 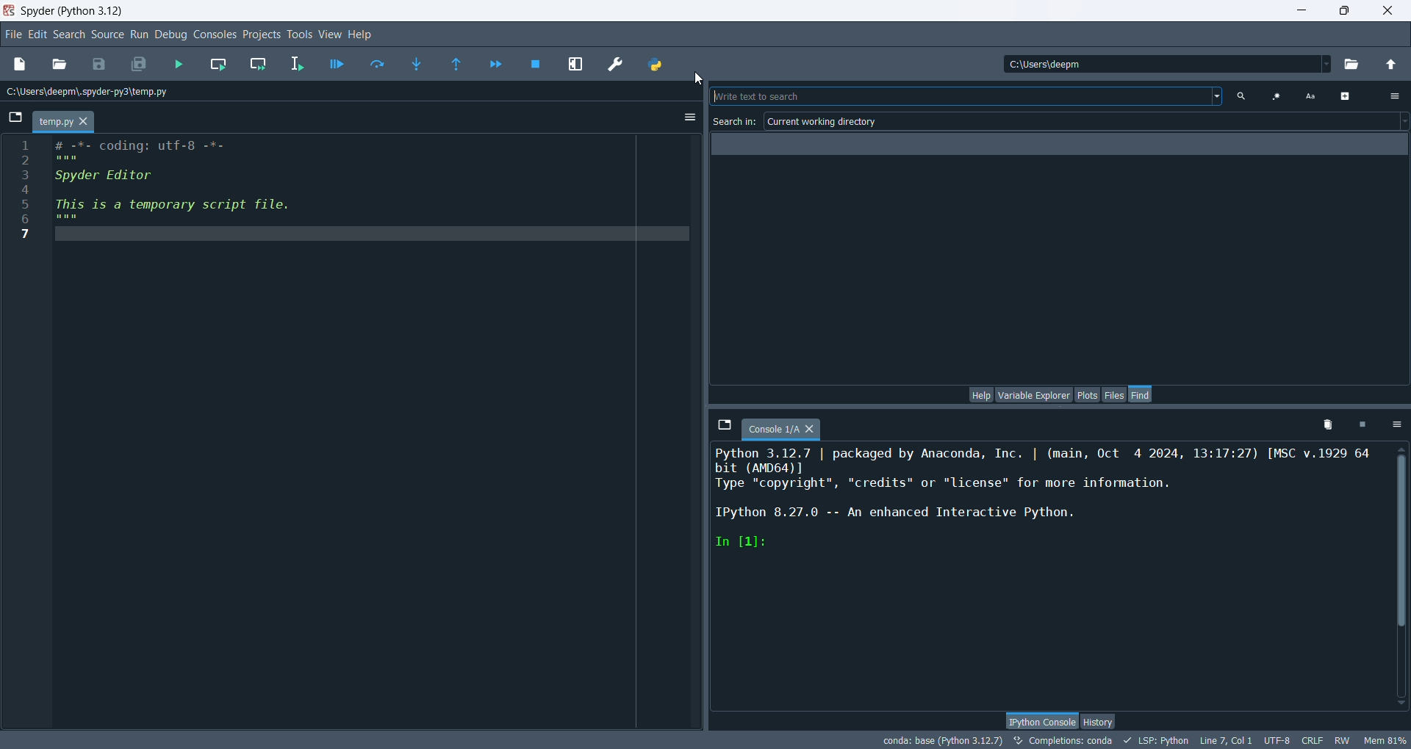 I want to click on preferences, so click(x=612, y=64).